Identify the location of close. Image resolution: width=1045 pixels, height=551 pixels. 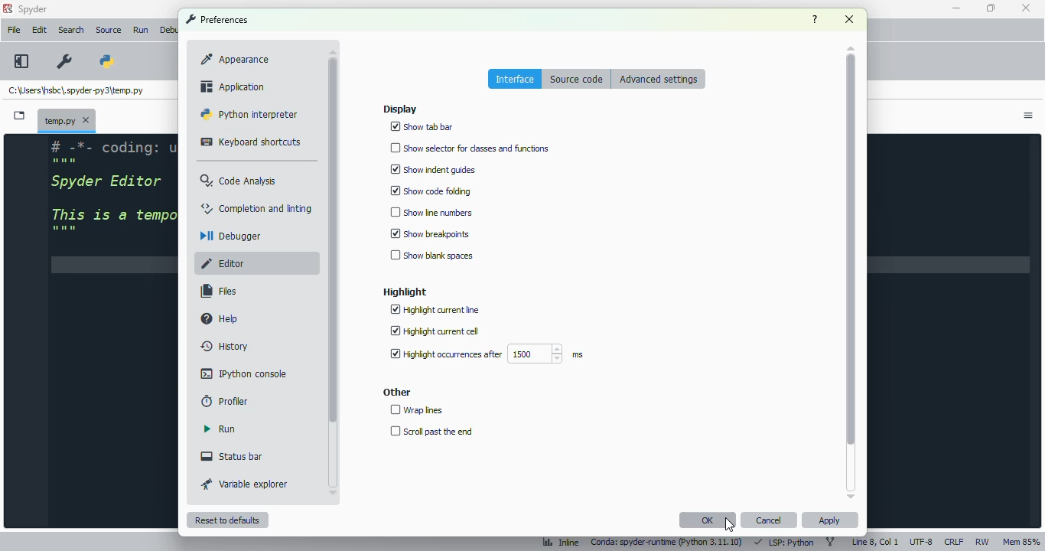
(1027, 8).